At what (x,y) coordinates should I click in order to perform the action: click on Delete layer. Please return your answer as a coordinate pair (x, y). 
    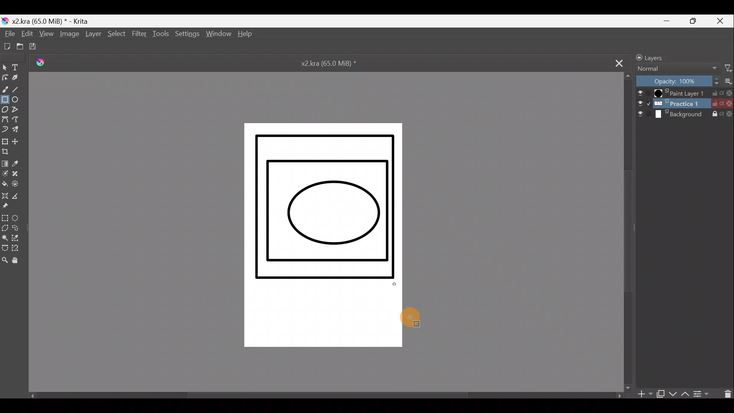
    Looking at the image, I should click on (725, 395).